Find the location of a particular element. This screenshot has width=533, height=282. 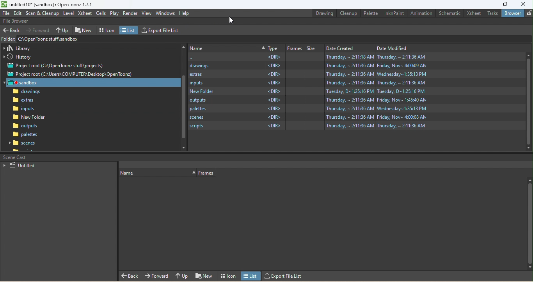

cursor is located at coordinates (233, 21).